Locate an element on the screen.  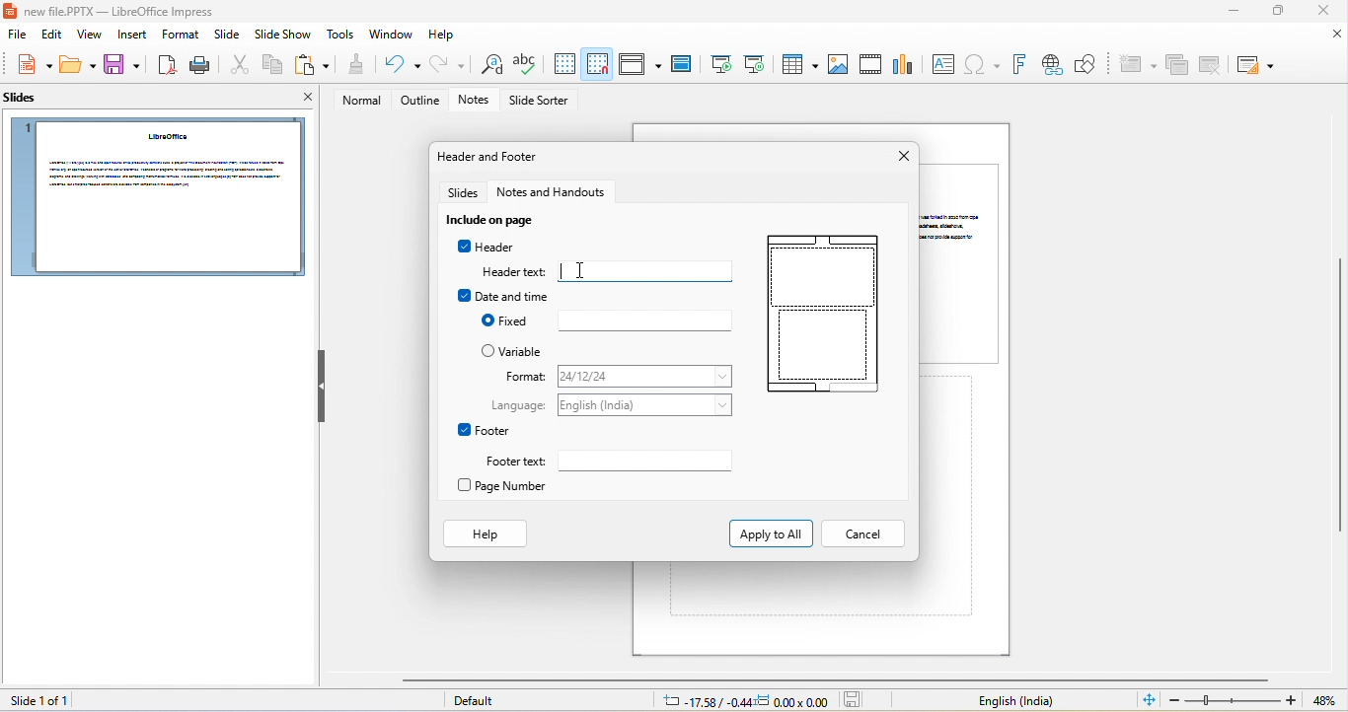
Header text: is located at coordinates (514, 272).